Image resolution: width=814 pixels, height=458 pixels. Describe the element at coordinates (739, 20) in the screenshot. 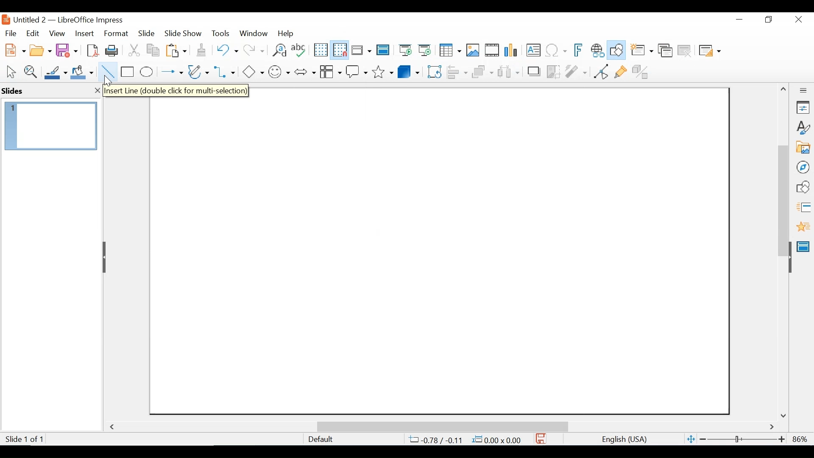

I see `Minimize` at that location.